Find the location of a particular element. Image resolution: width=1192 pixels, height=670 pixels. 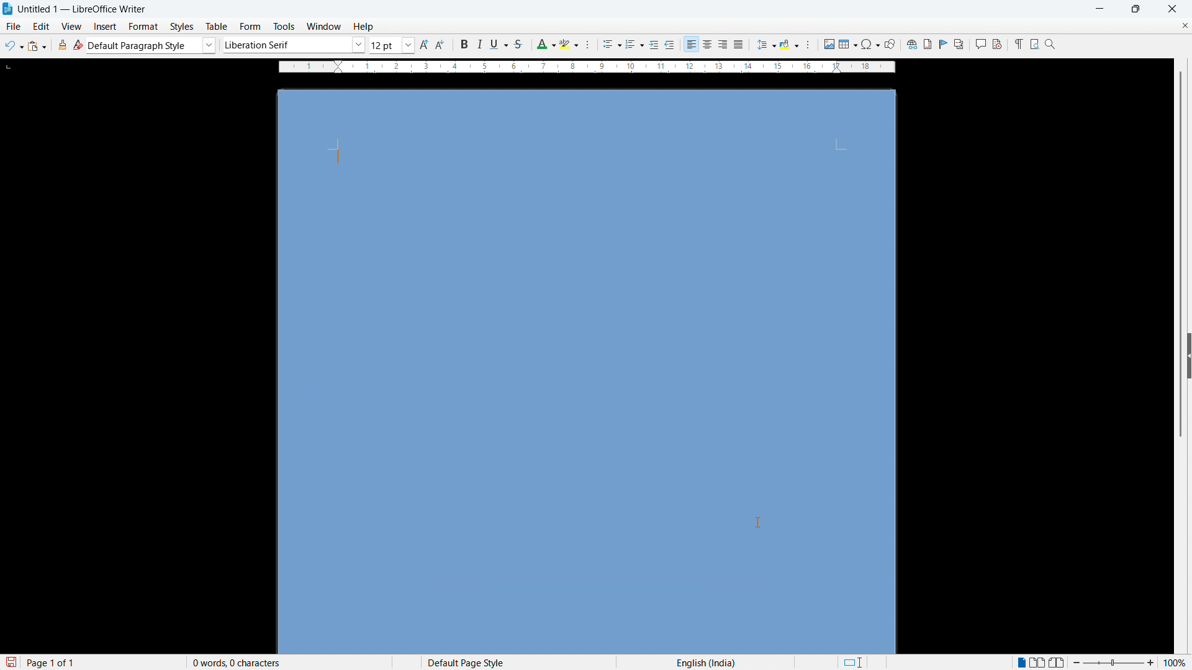

cursor is located at coordinates (759, 524).